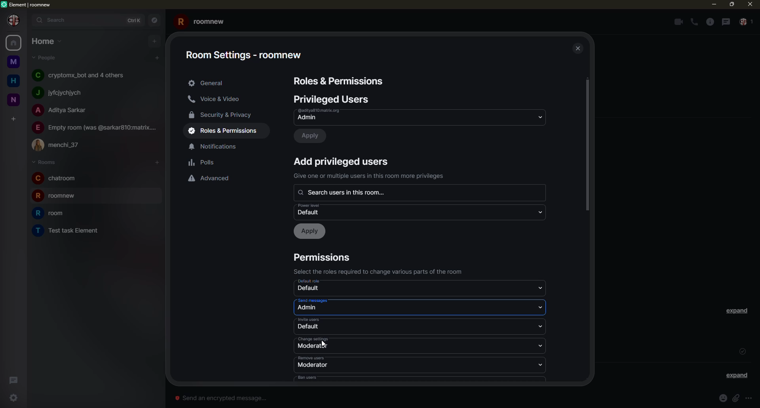 This screenshot has width=760, height=408. Describe the element at coordinates (541, 288) in the screenshot. I see `drop` at that location.